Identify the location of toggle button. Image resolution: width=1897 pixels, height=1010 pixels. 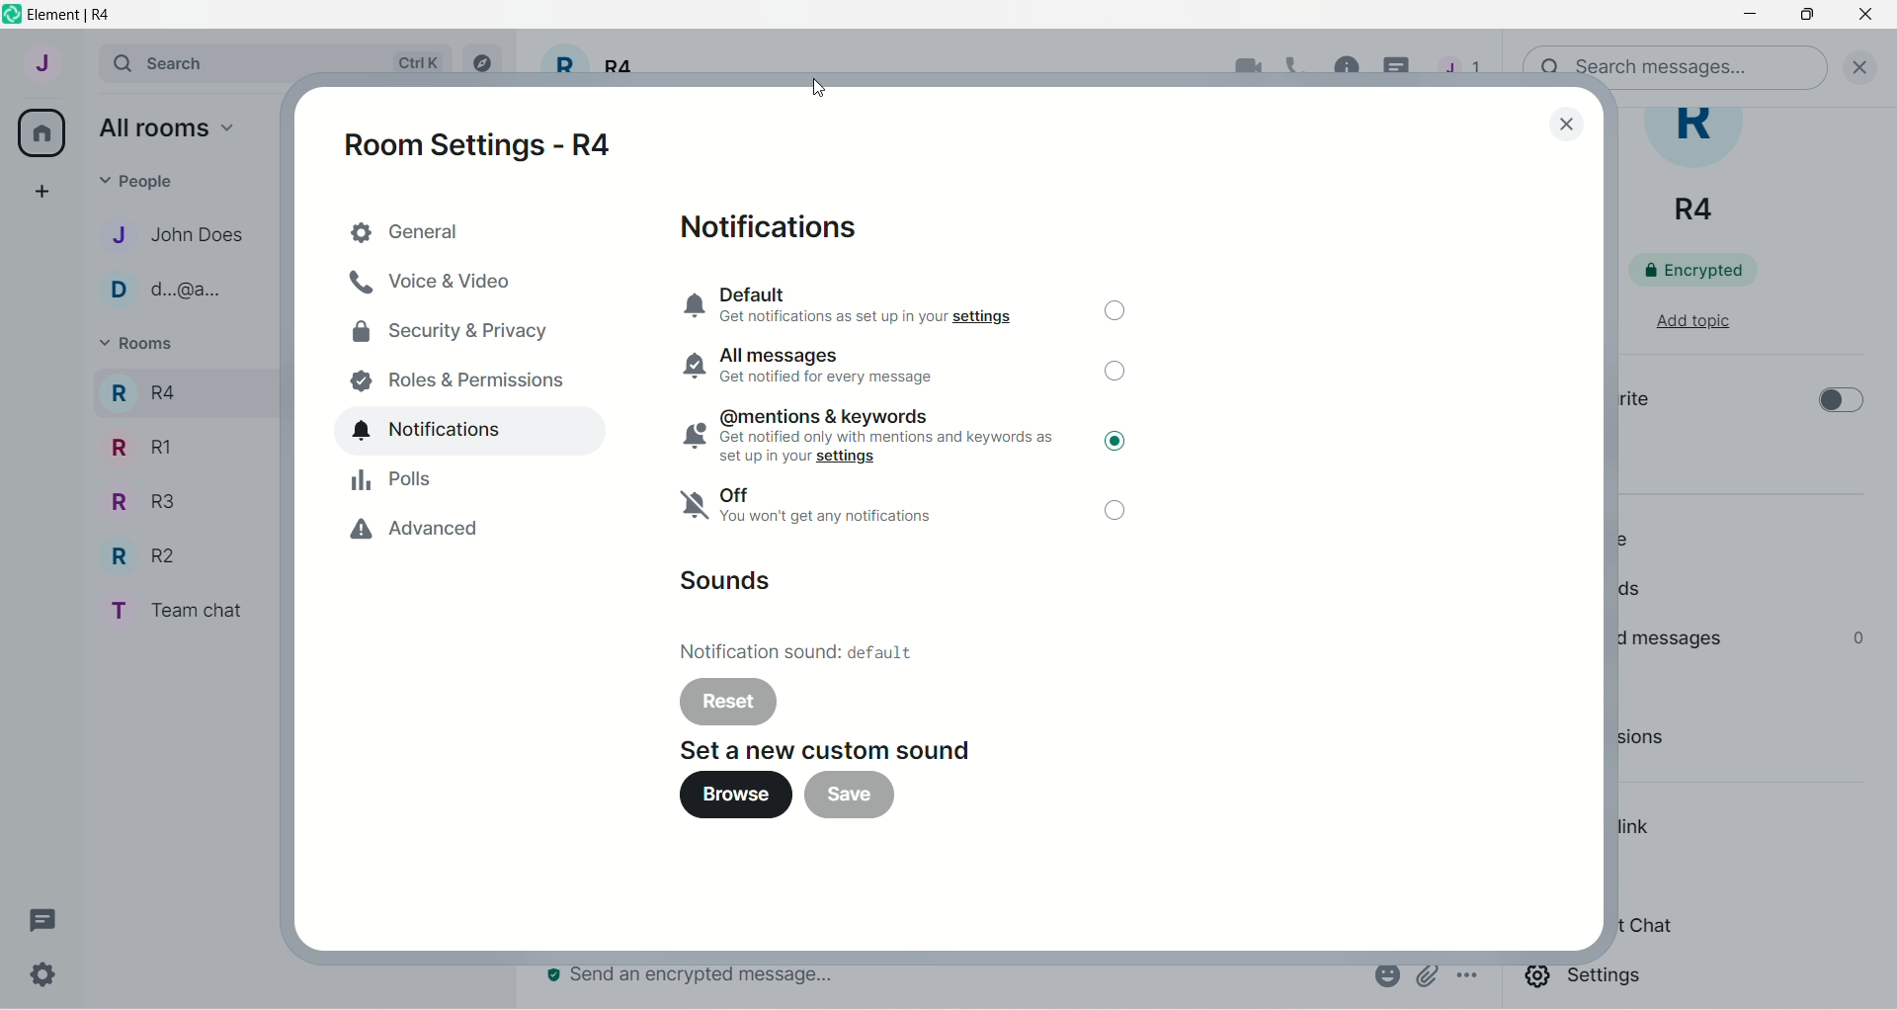
(1113, 314).